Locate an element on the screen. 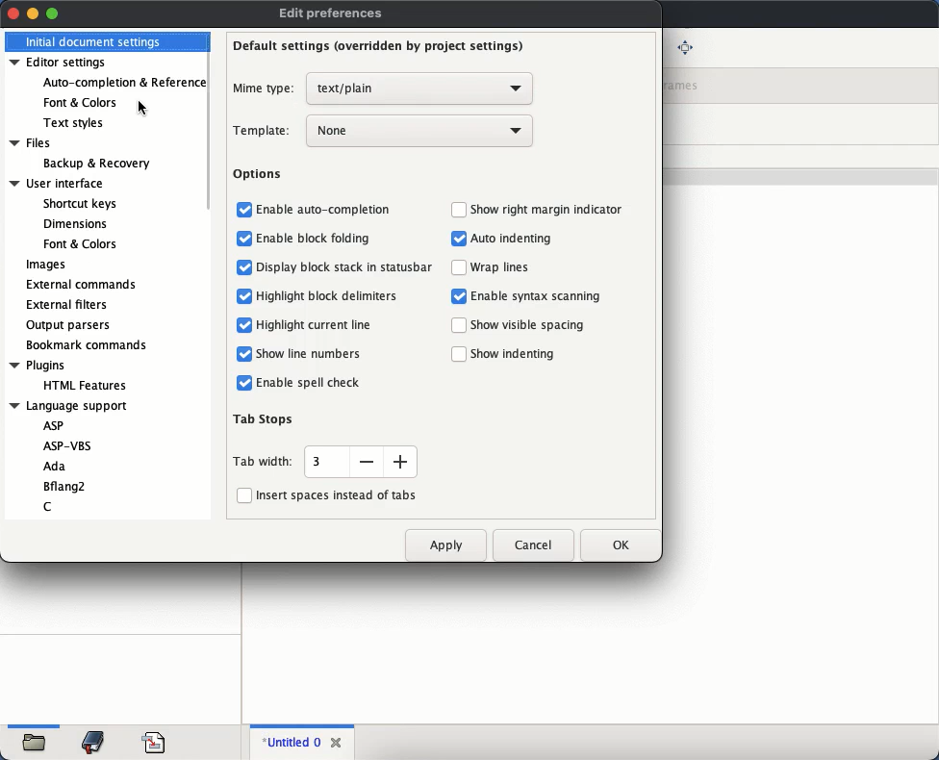  highlight block delimiters is located at coordinates (317, 296).